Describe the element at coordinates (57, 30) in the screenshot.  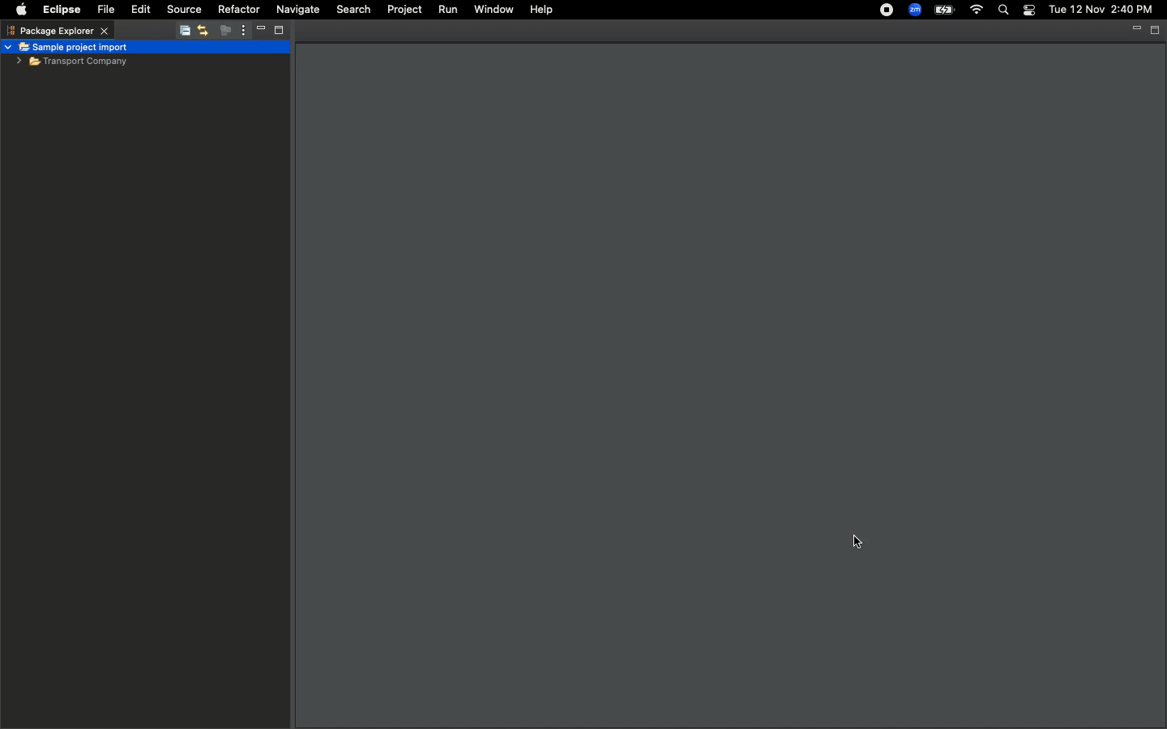
I see `Package explorer` at that location.